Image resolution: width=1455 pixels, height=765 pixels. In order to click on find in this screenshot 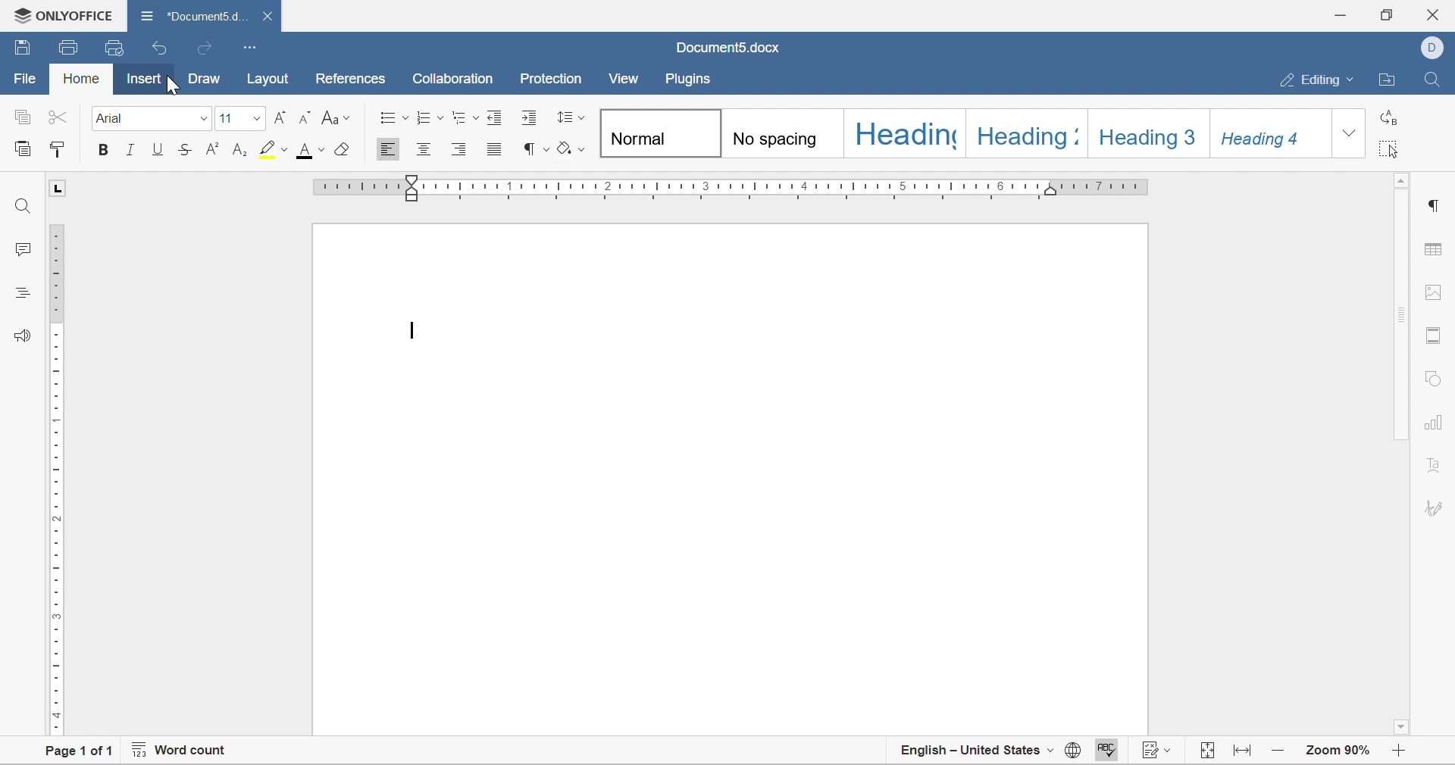, I will do `click(1432, 78)`.